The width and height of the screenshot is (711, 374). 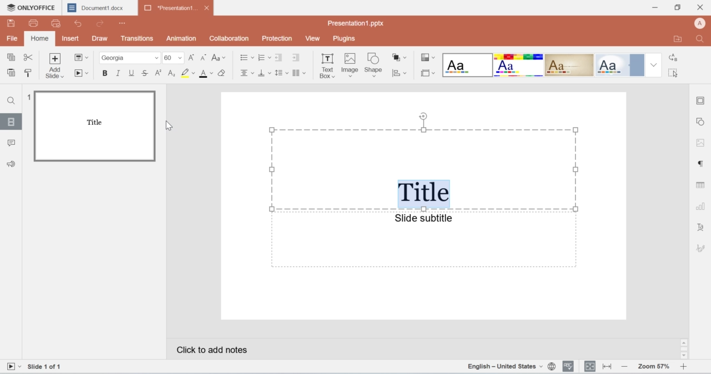 I want to click on indent, so click(x=280, y=58).